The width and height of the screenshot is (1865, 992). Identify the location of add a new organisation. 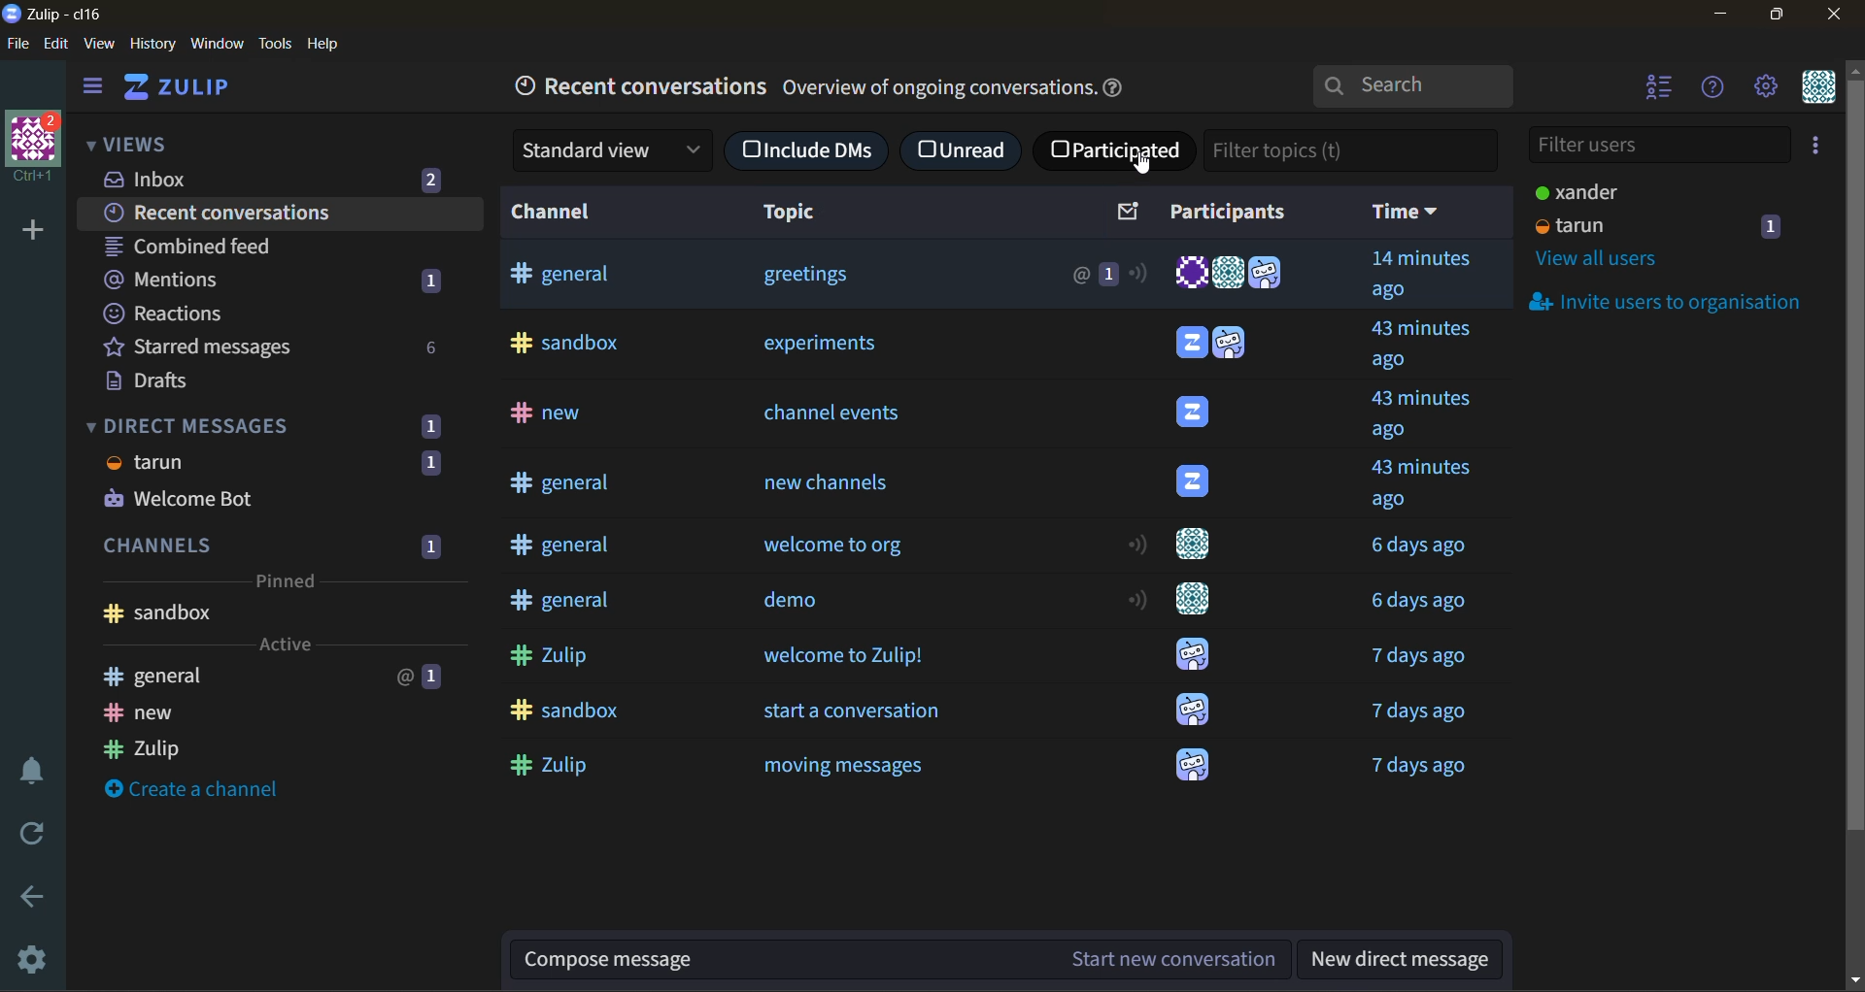
(33, 233).